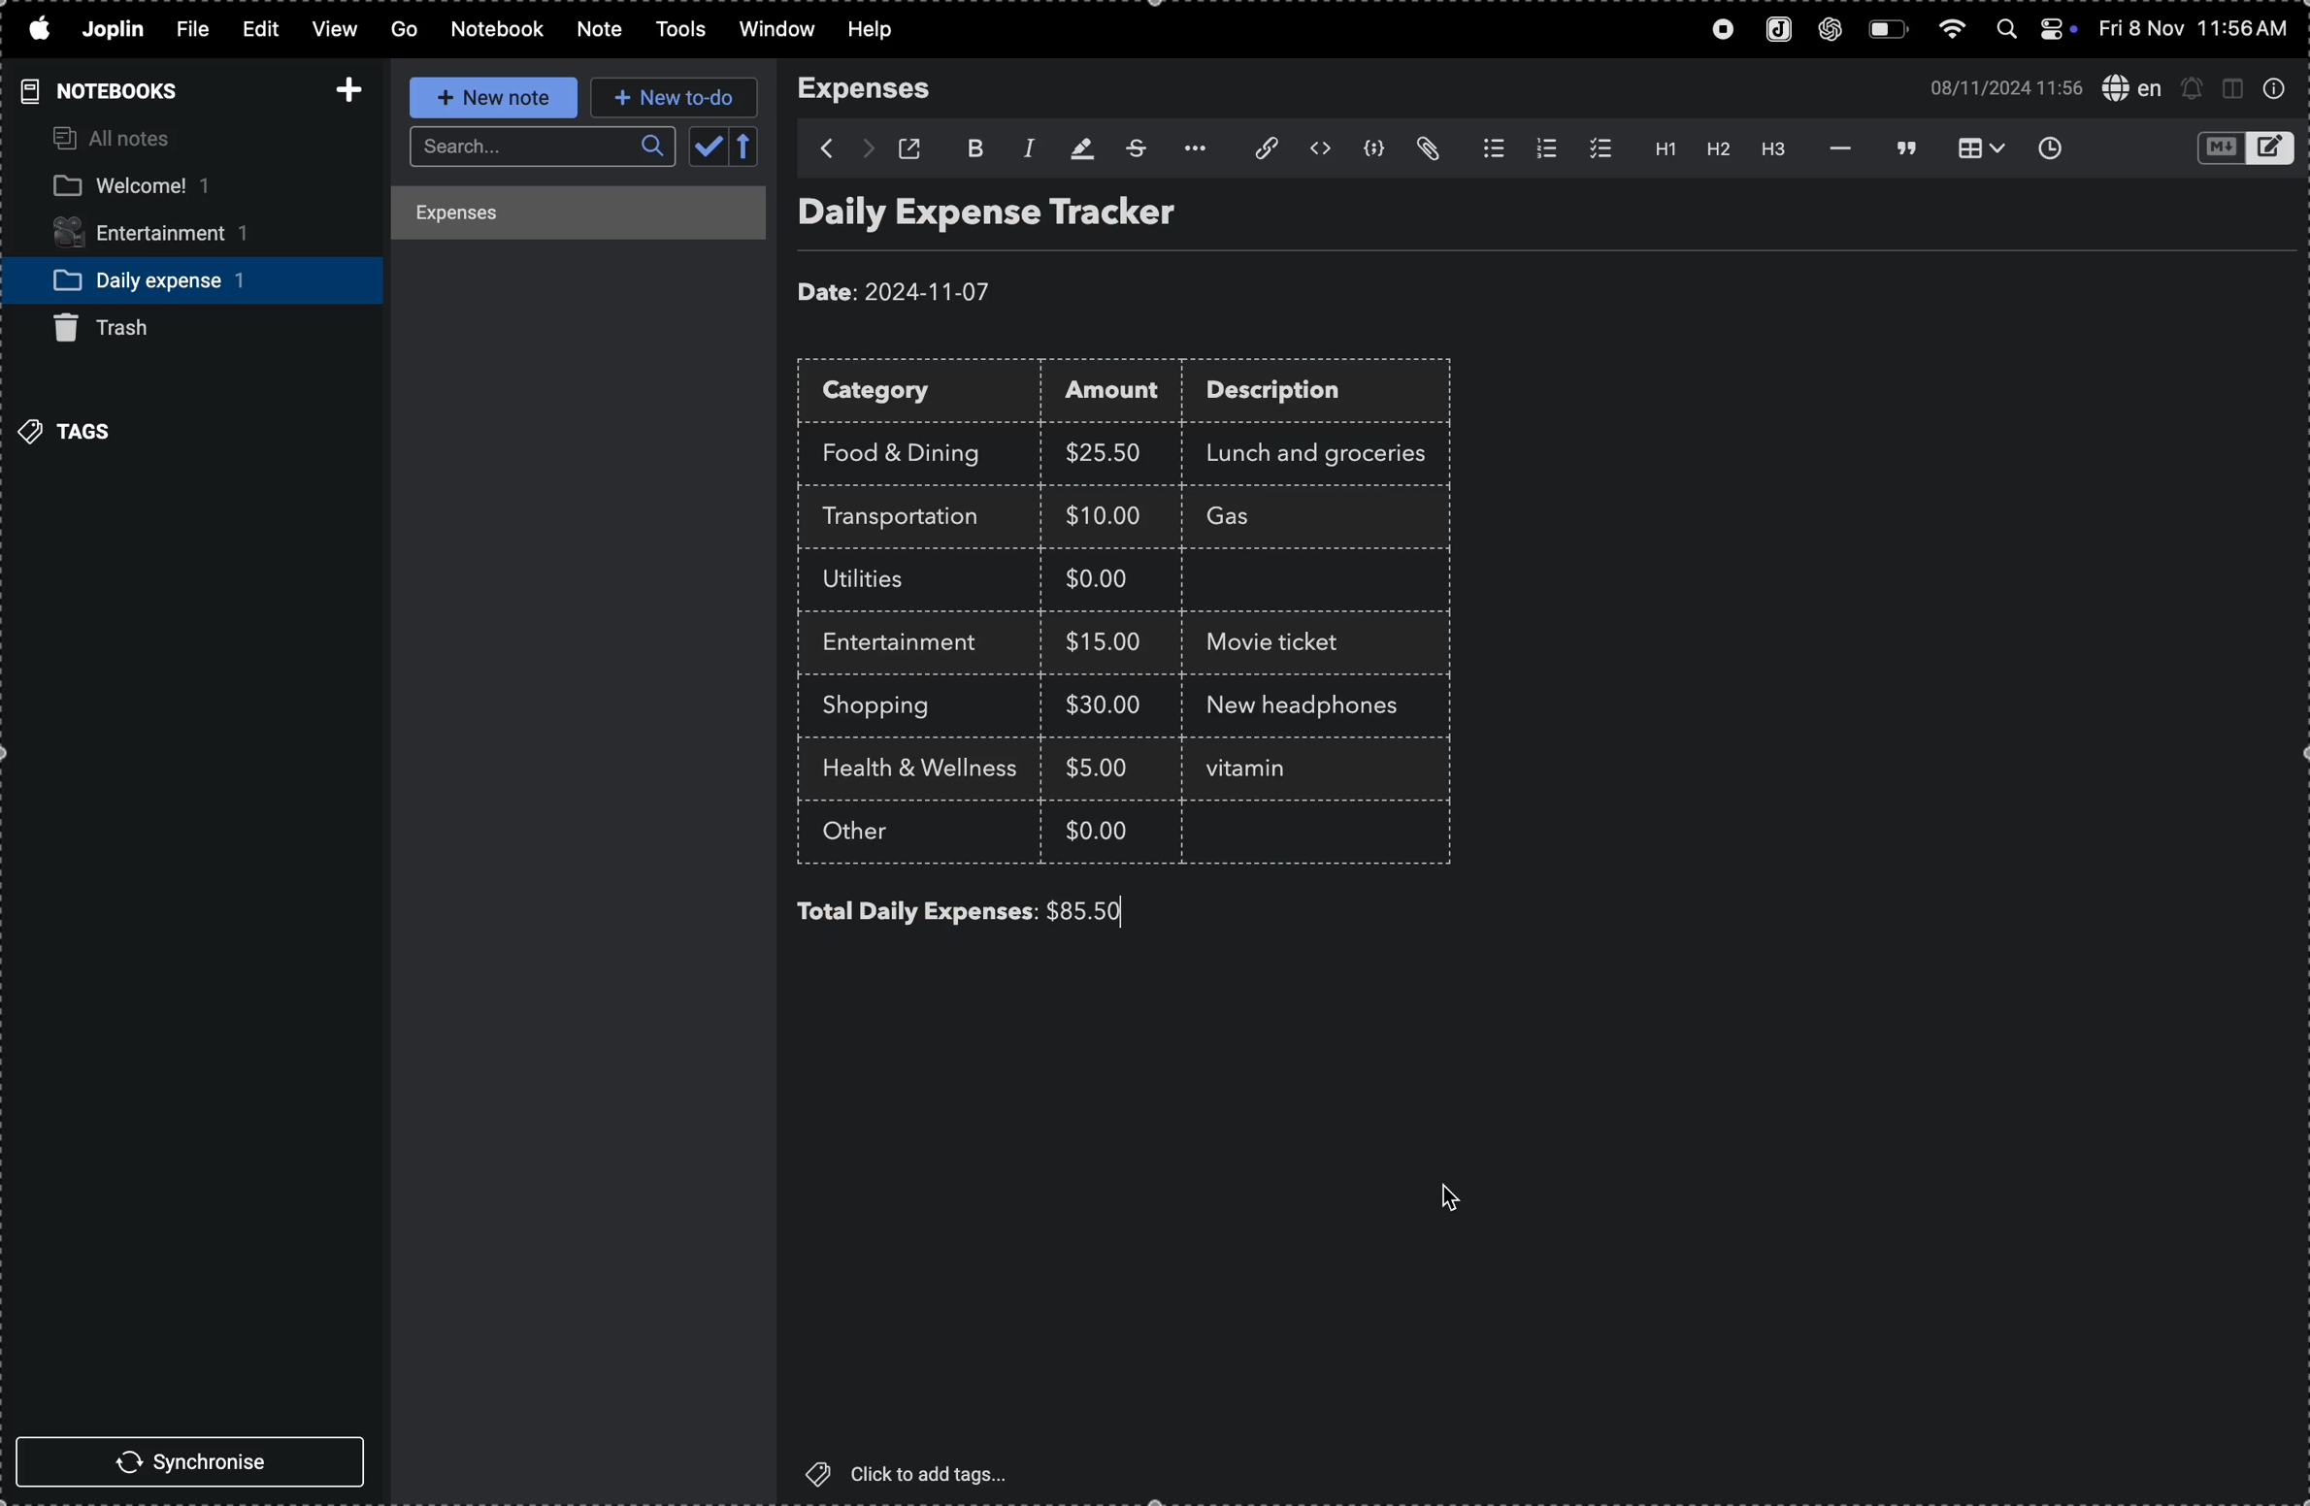 The width and height of the screenshot is (2310, 1506). Describe the element at coordinates (1432, 149) in the screenshot. I see `attach file` at that location.